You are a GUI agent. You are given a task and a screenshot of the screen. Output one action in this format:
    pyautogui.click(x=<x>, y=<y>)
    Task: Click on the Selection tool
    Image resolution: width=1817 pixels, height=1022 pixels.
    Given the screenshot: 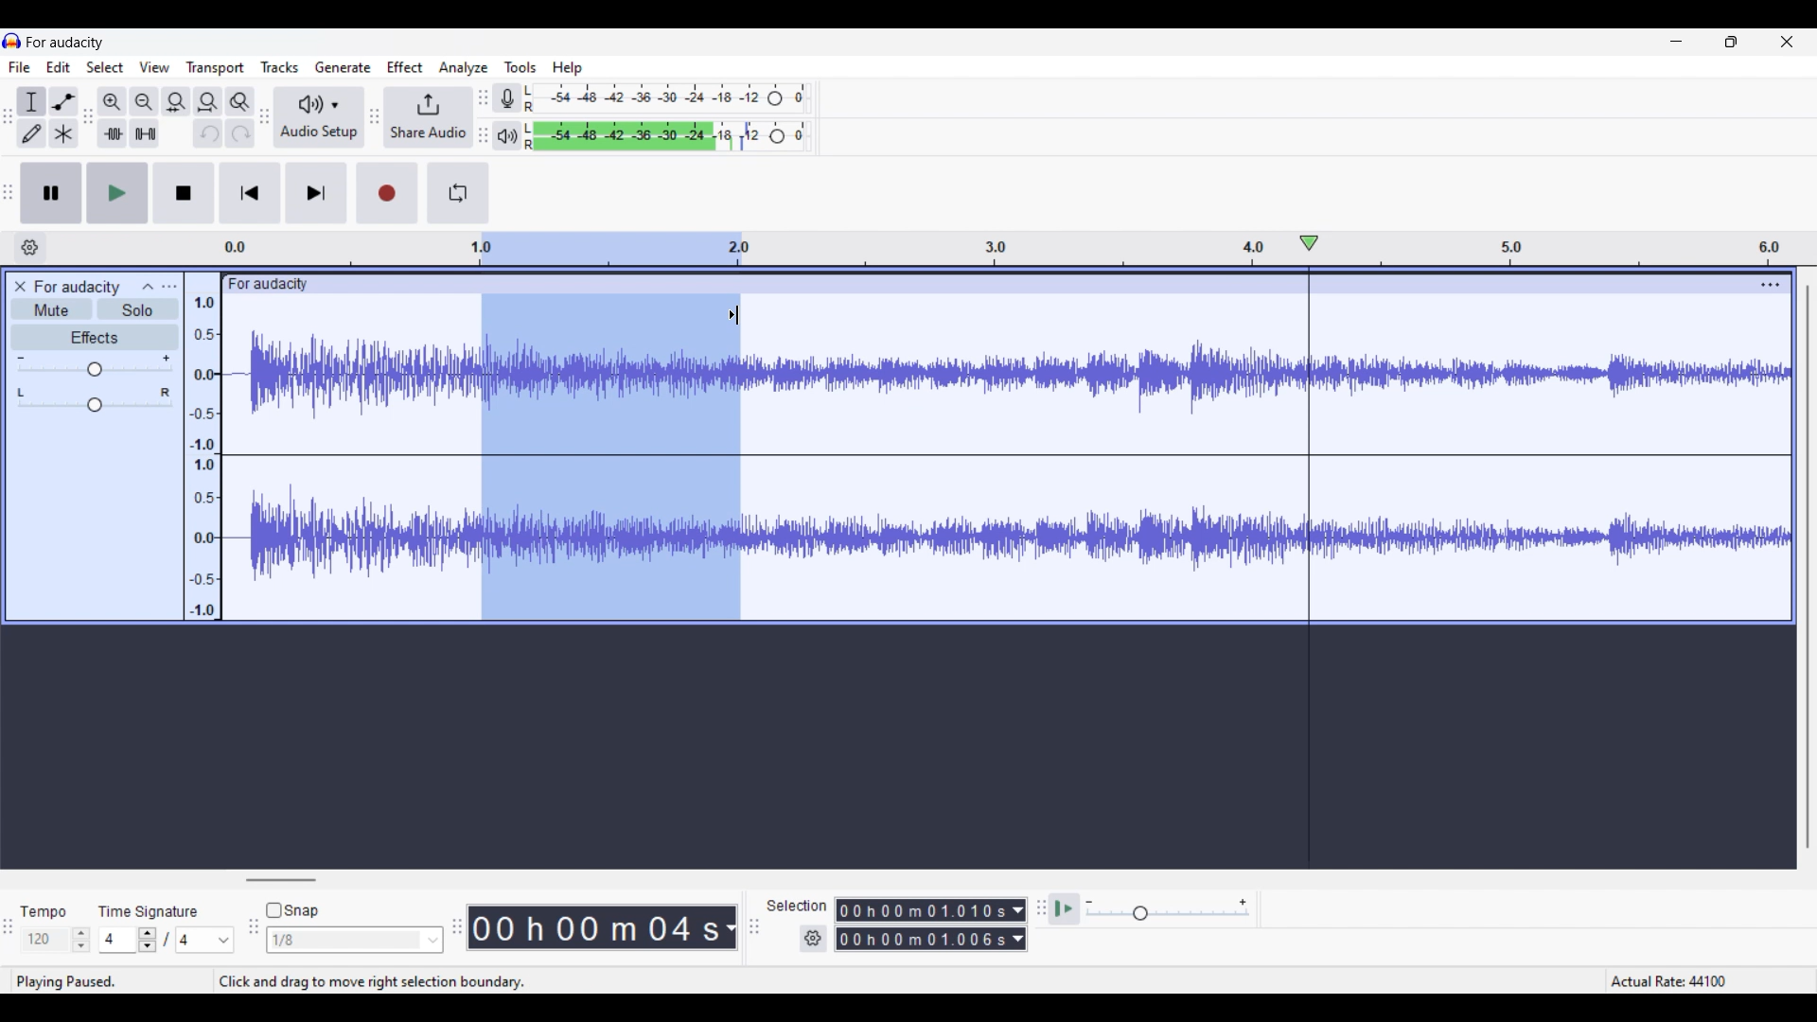 What is the action you would take?
    pyautogui.click(x=32, y=102)
    